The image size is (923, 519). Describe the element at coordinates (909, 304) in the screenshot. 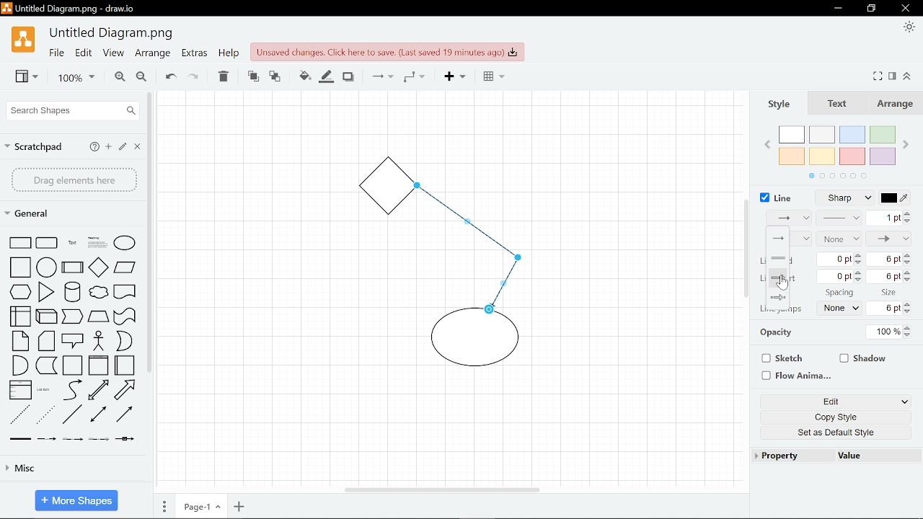

I see `Increase` at that location.